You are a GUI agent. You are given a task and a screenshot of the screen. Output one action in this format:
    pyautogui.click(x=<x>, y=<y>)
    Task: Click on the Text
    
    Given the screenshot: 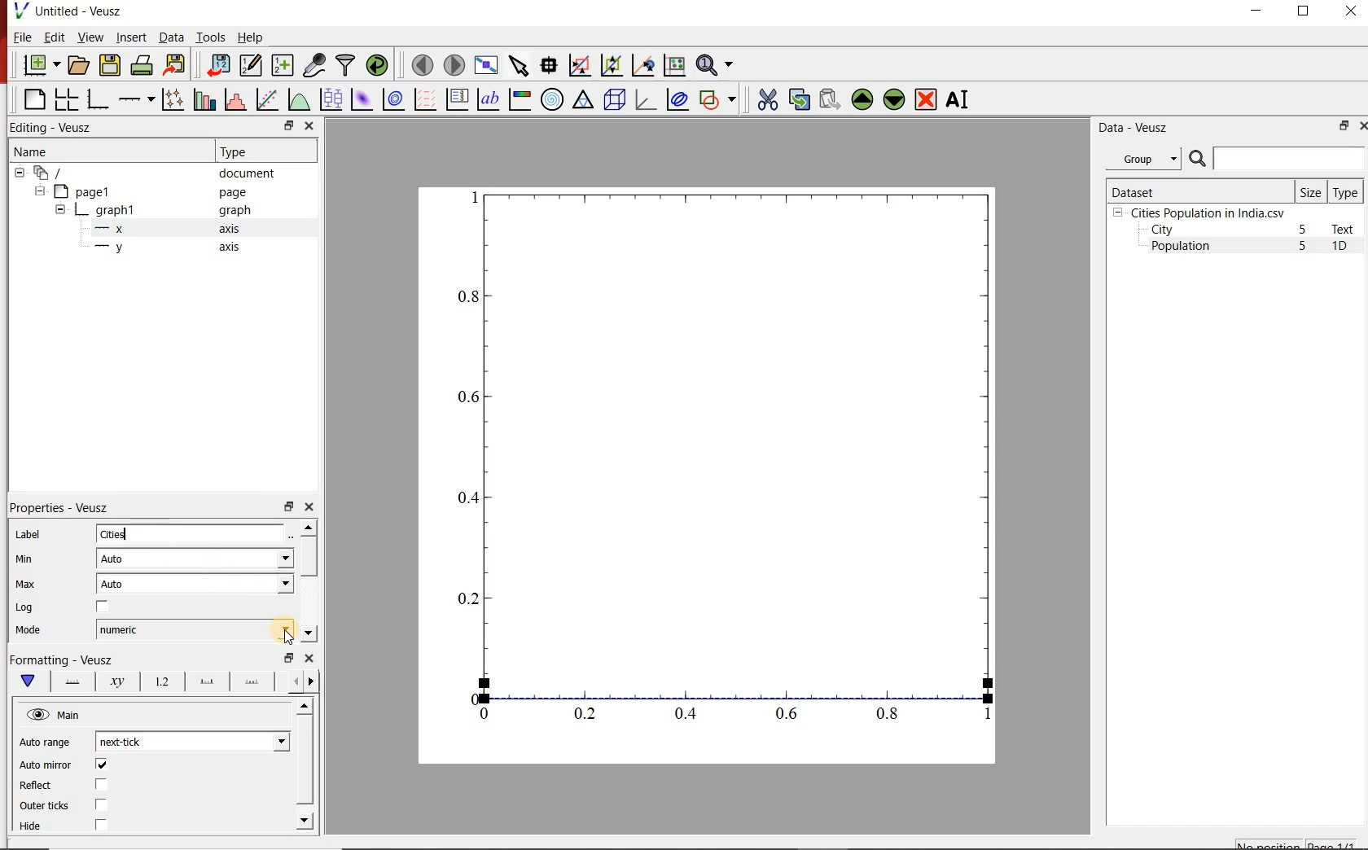 What is the action you would take?
    pyautogui.click(x=1346, y=229)
    